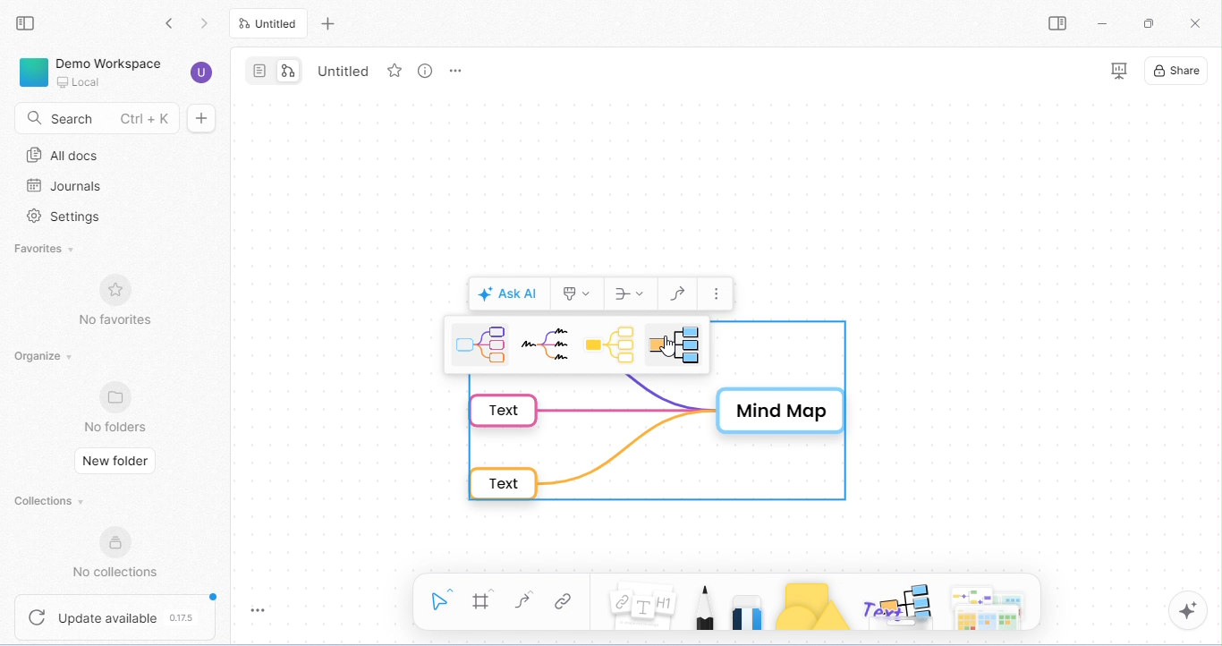 The width and height of the screenshot is (1222, 646). Describe the element at coordinates (65, 216) in the screenshot. I see `settings` at that location.